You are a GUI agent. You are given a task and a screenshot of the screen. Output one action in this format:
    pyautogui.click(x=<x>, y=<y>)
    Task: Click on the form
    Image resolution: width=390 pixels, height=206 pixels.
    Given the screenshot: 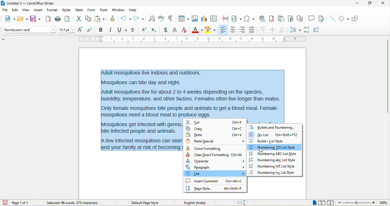 What is the action you would take?
    pyautogui.click(x=92, y=10)
    